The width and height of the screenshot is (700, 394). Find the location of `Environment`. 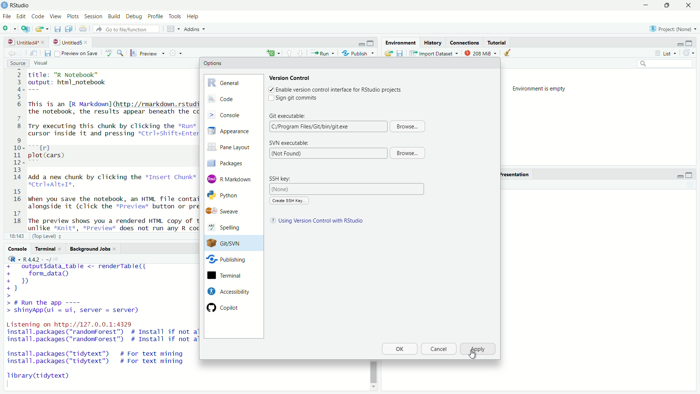

Environment is located at coordinates (400, 42).